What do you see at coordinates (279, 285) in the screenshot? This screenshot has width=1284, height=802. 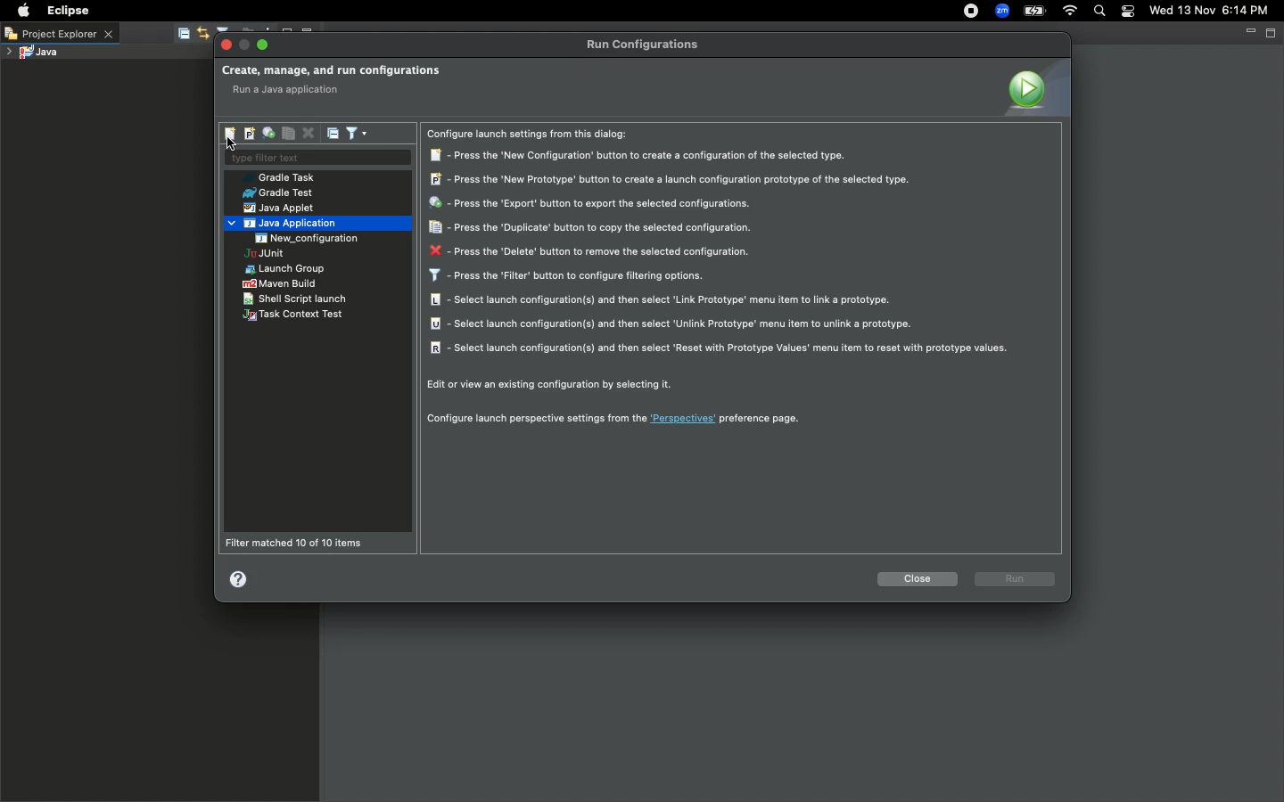 I see `Maven build` at bounding box center [279, 285].